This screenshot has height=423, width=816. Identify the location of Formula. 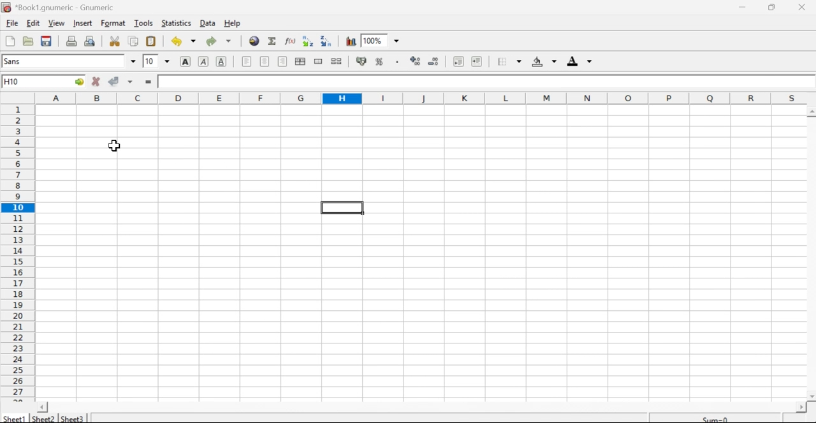
(290, 41).